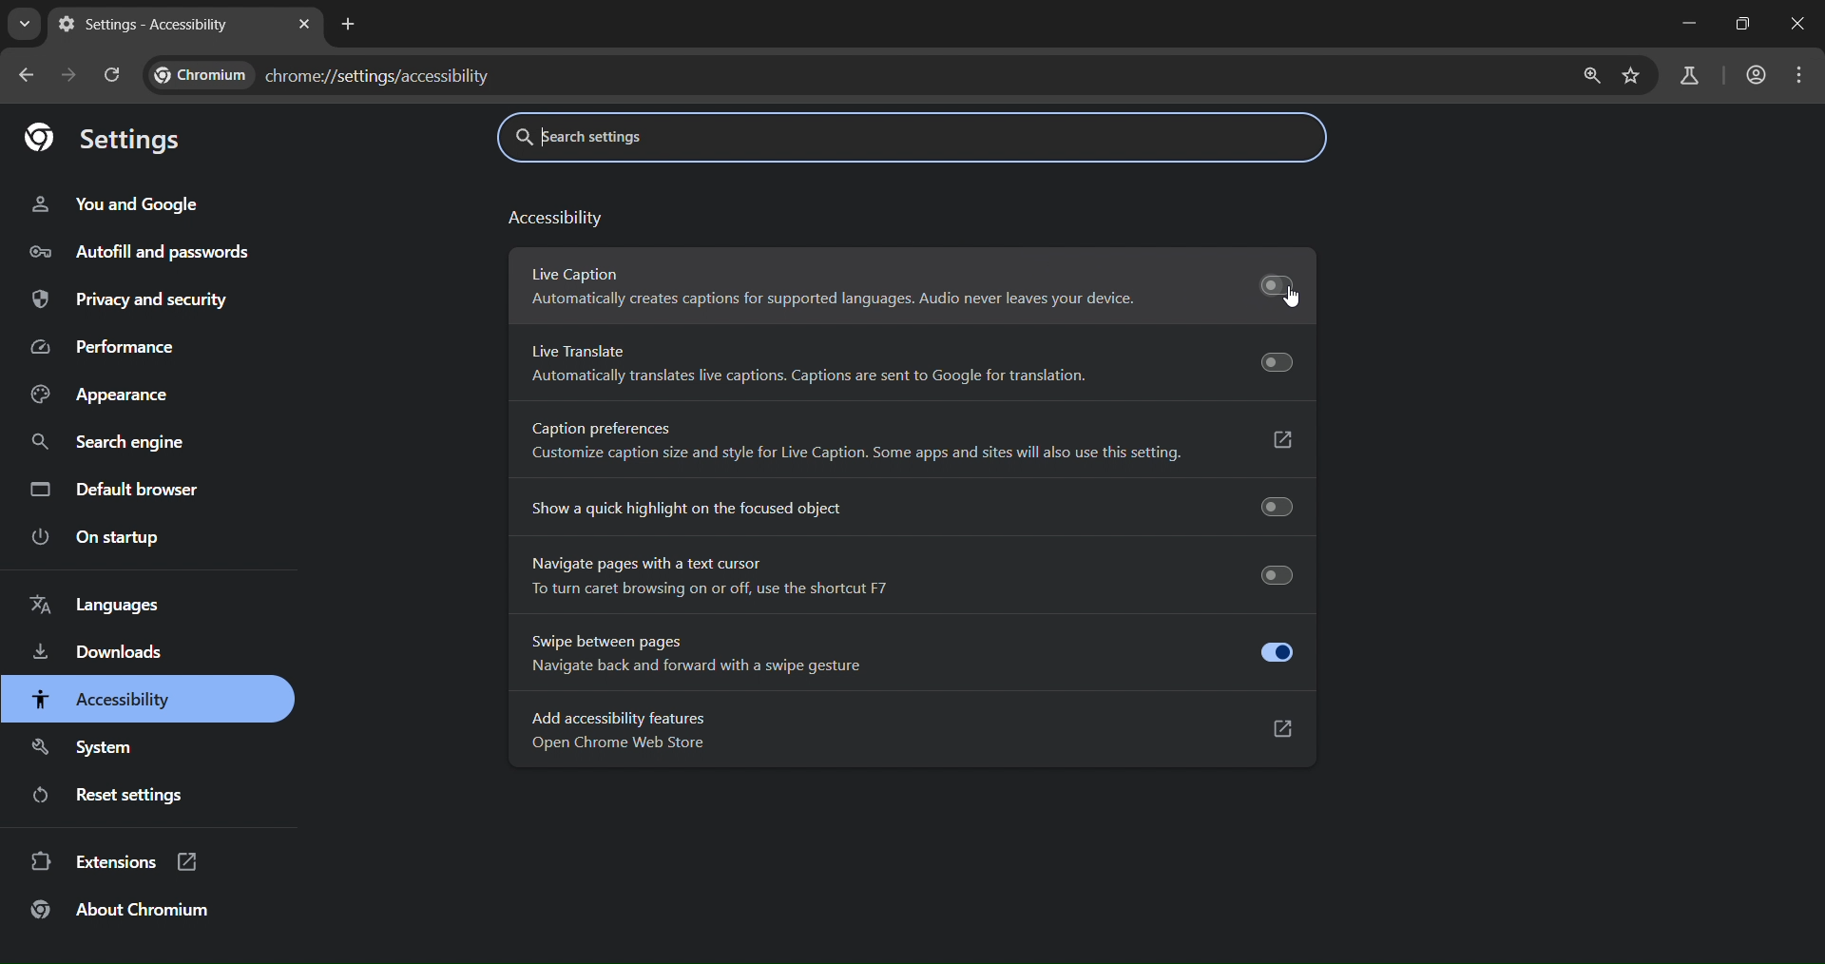 The image size is (1825, 964). Describe the element at coordinates (123, 393) in the screenshot. I see `appearance` at that location.